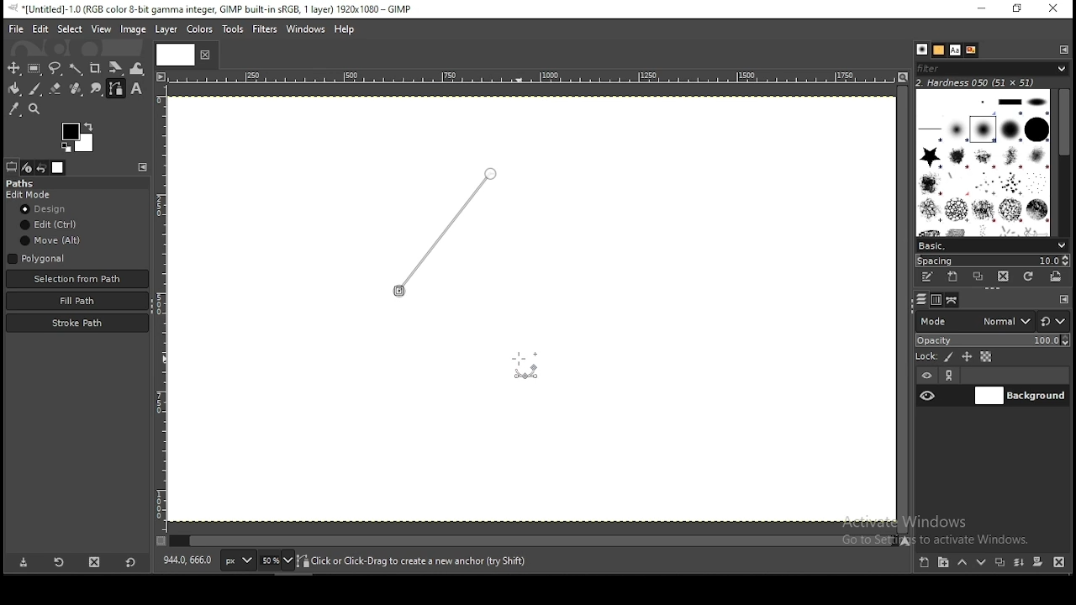 The height and width of the screenshot is (605, 1076). I want to click on configure this tab, so click(1061, 50).